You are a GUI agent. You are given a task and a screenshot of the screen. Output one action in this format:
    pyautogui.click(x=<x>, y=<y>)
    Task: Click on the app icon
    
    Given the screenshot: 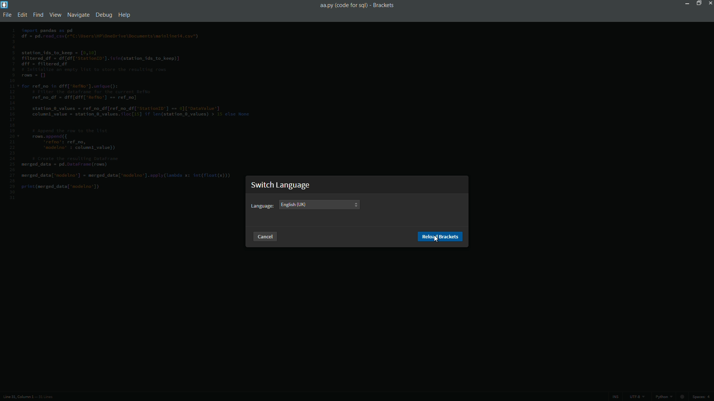 What is the action you would take?
    pyautogui.click(x=4, y=4)
    